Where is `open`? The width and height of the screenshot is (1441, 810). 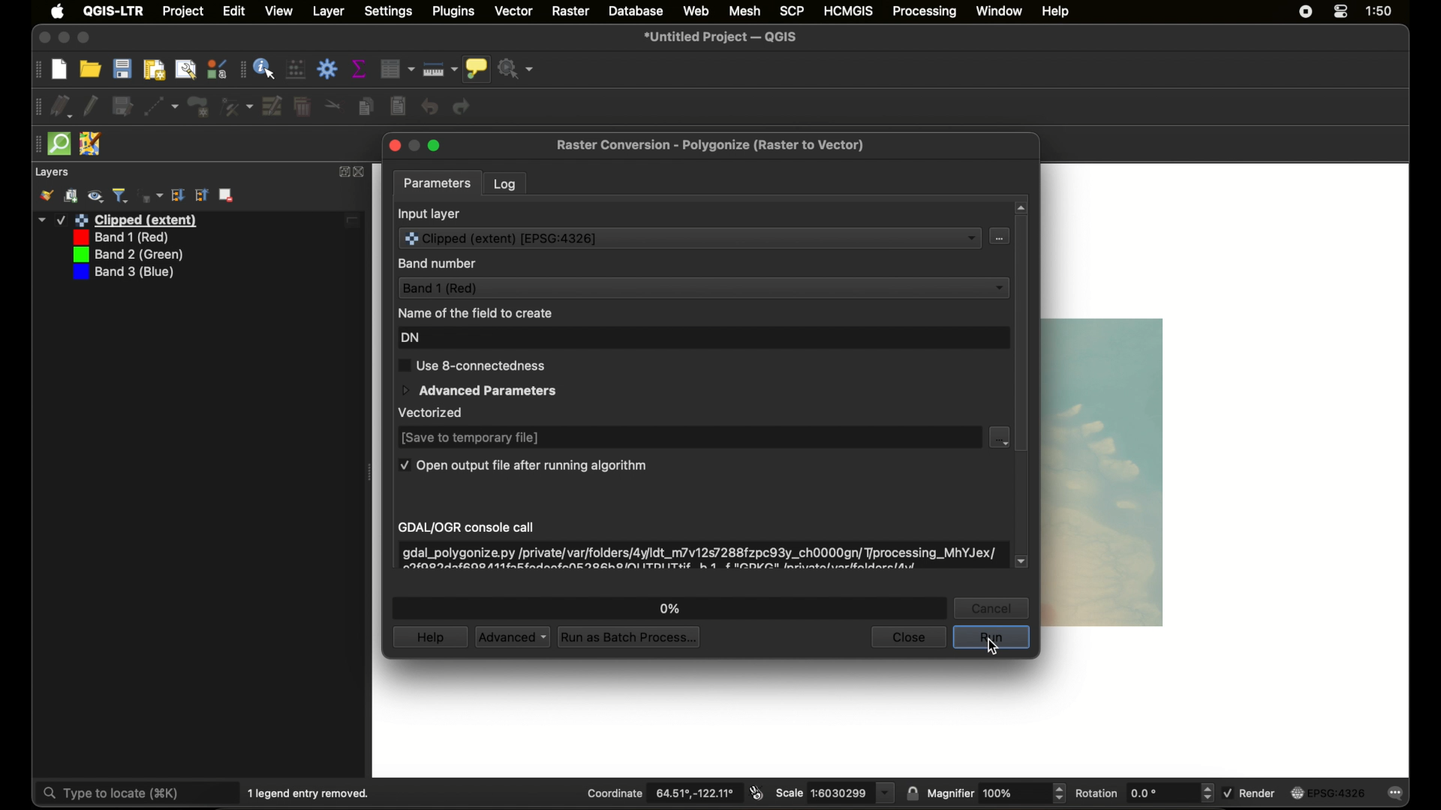
open is located at coordinates (90, 68).